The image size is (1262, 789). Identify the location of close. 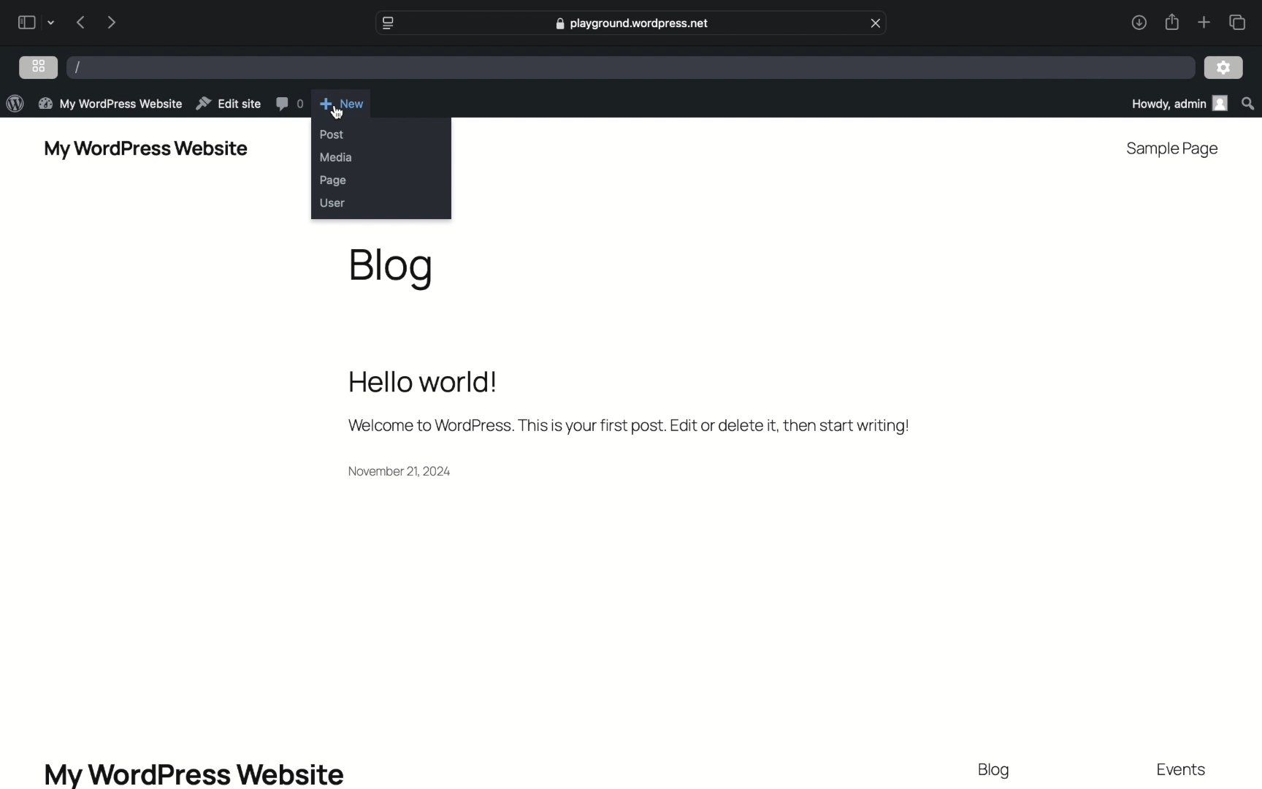
(876, 22).